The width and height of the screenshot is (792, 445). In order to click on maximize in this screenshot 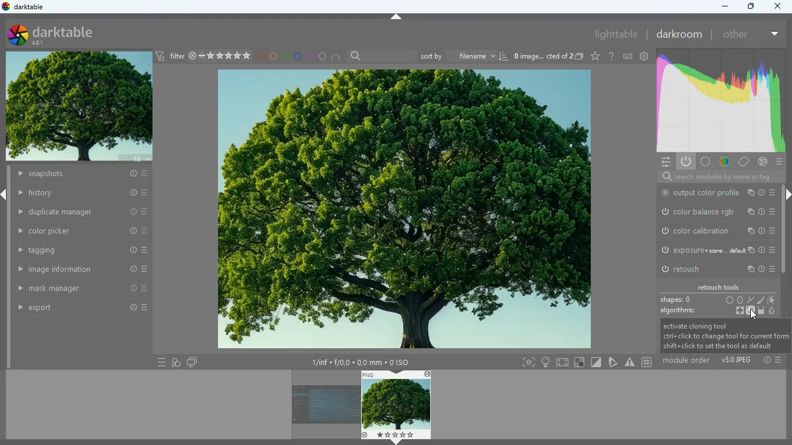, I will do `click(750, 6)`.